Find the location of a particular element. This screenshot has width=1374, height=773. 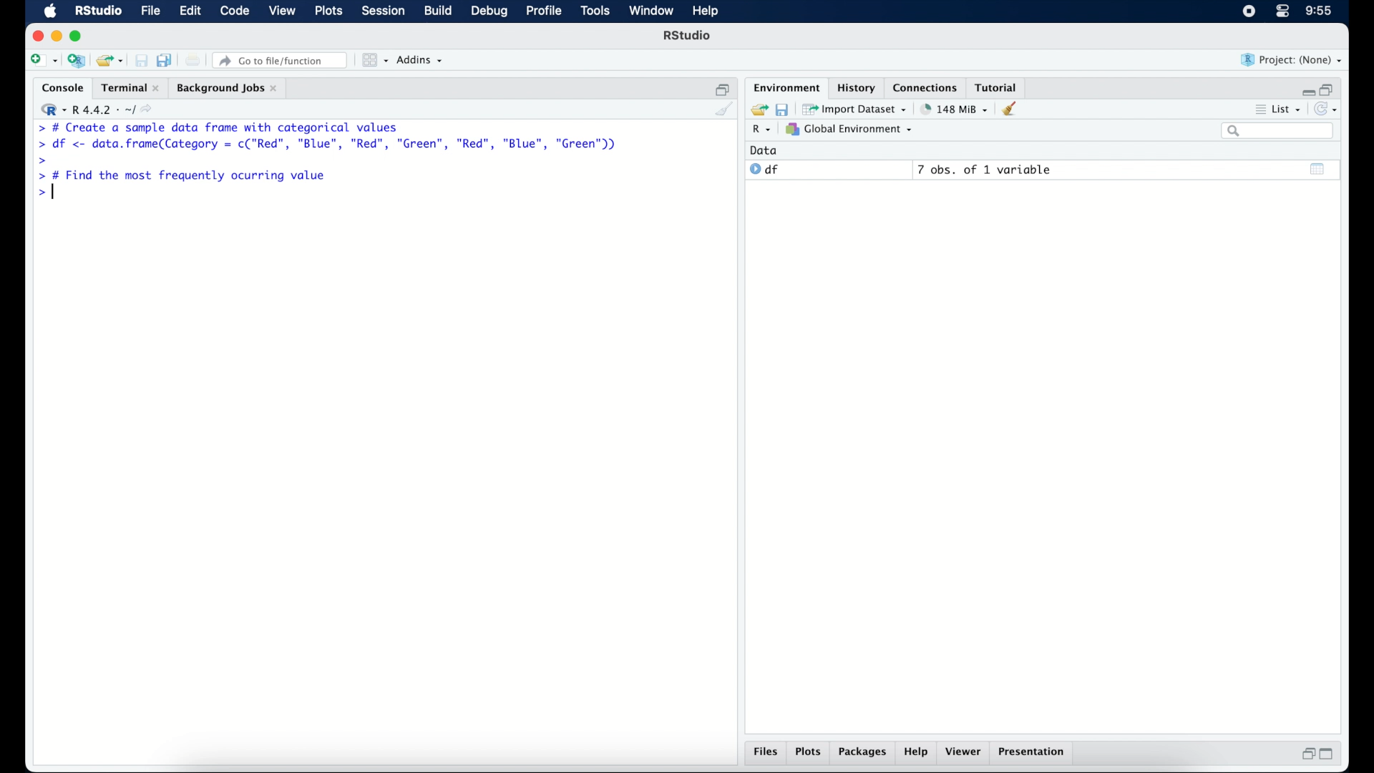

save is located at coordinates (139, 58).